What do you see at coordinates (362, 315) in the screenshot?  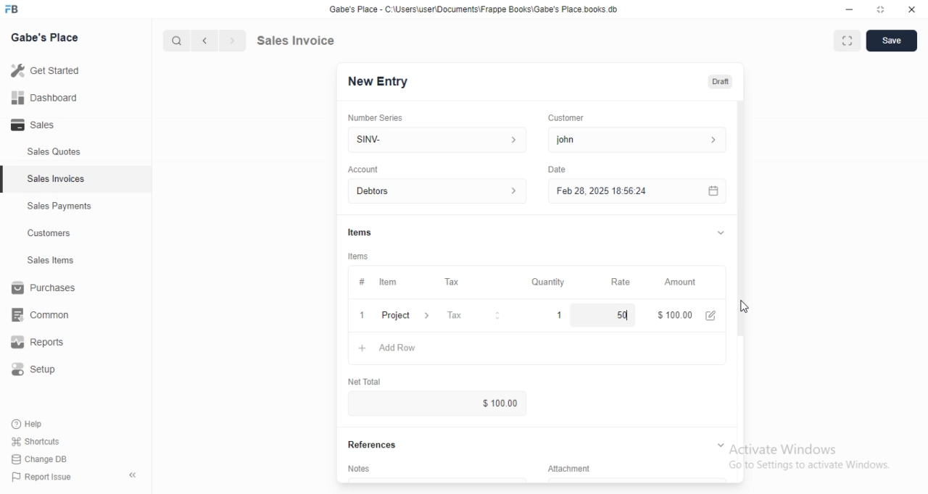 I see `1` at bounding box center [362, 315].